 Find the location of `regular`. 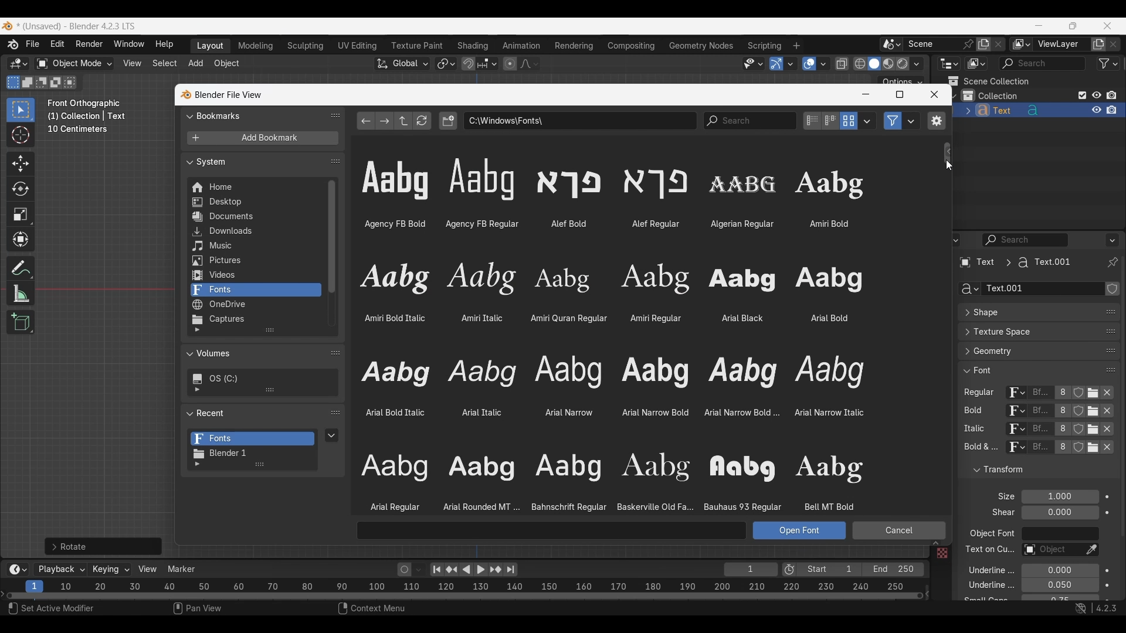

regular is located at coordinates (982, 393).